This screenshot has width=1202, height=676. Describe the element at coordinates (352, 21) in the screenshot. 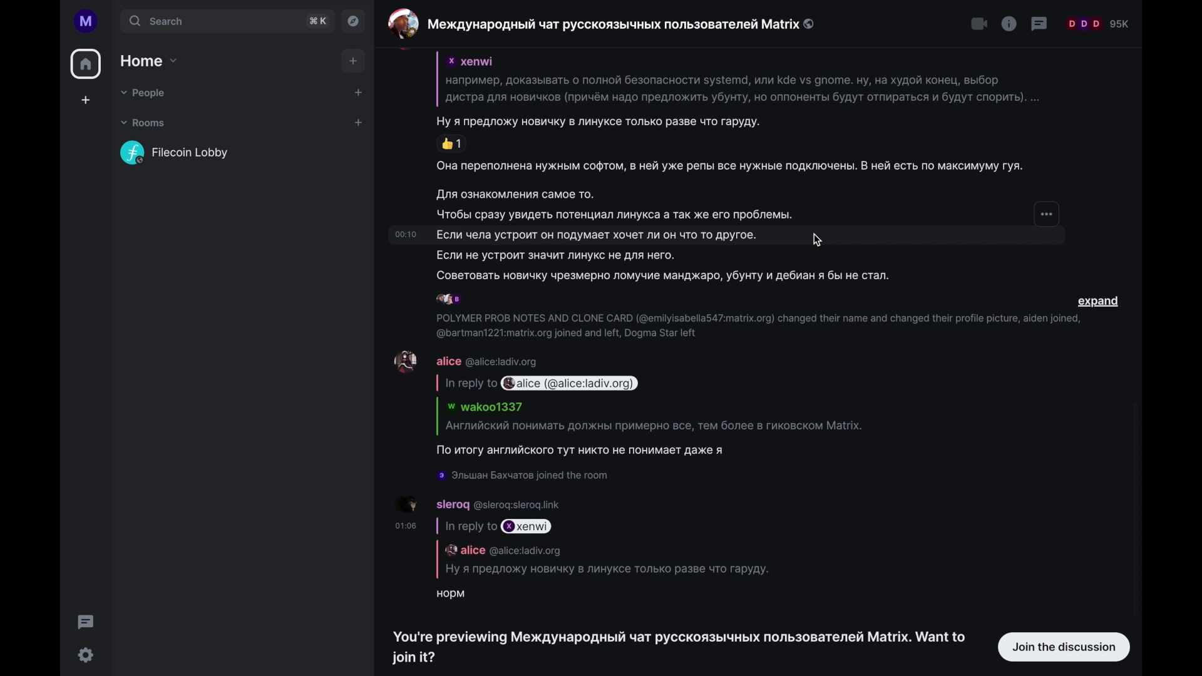

I see `explore rooms` at that location.